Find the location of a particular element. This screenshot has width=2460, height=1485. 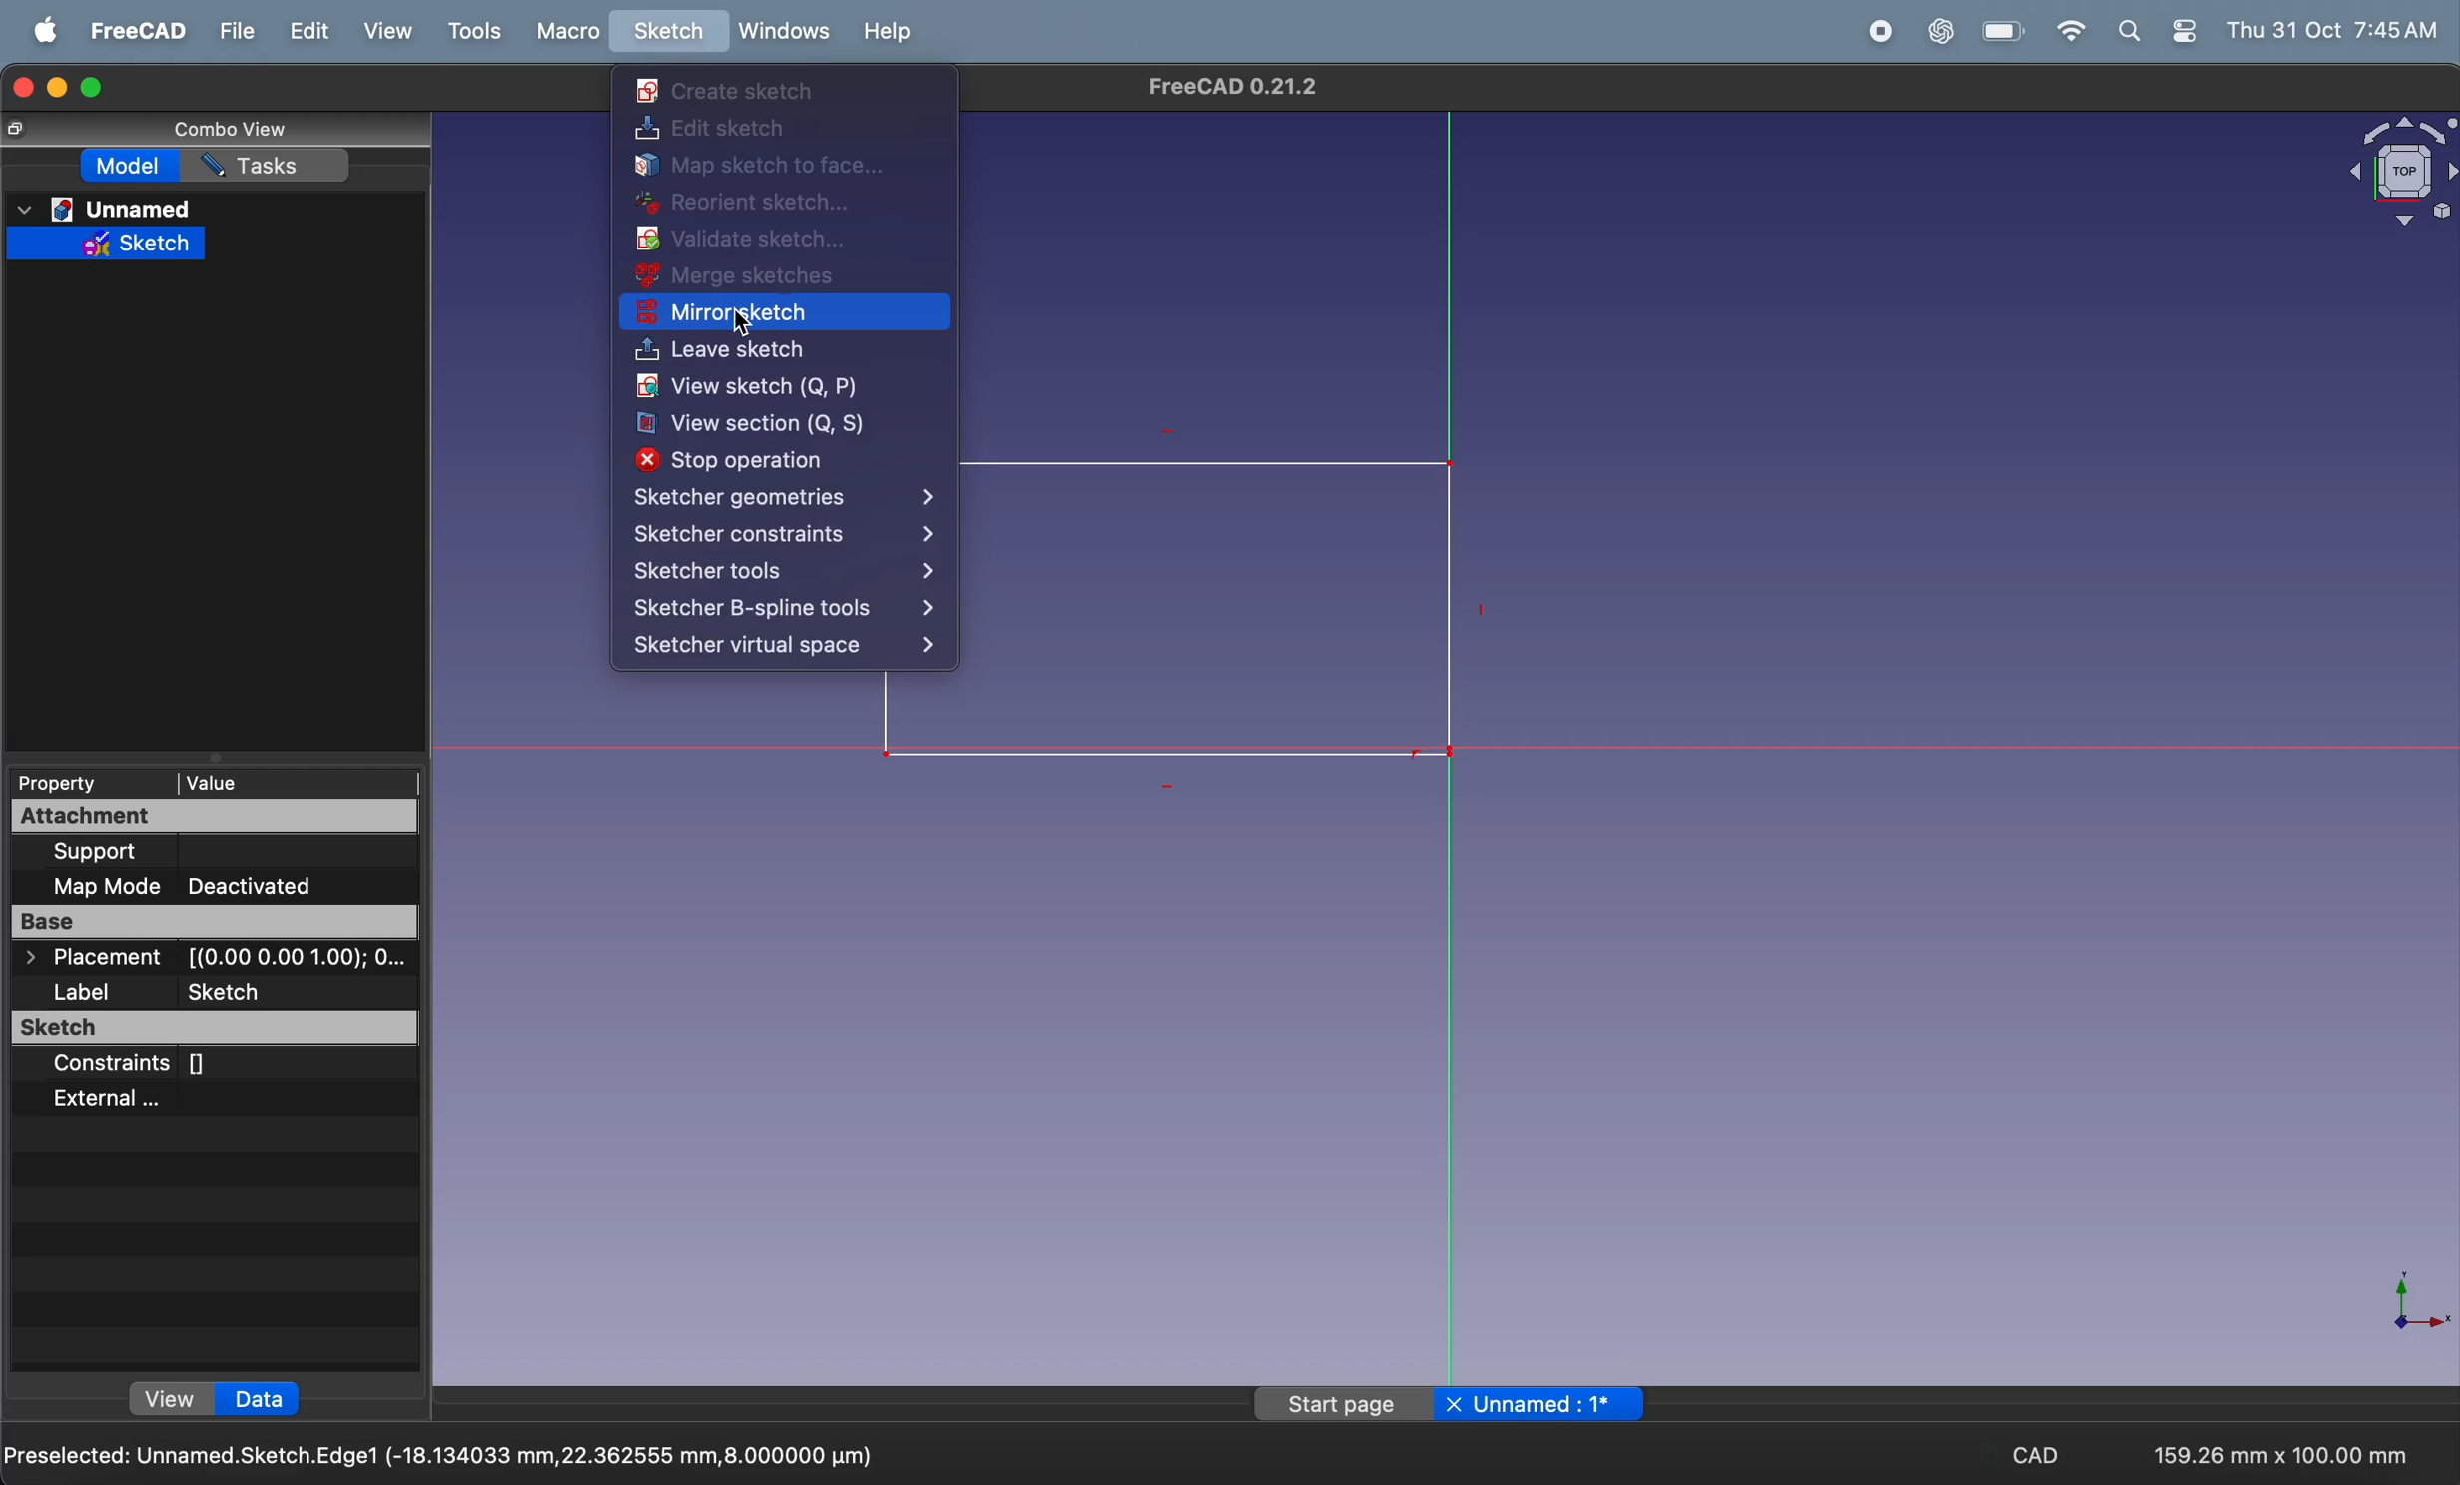

sketcher constraints is located at coordinates (786, 534).